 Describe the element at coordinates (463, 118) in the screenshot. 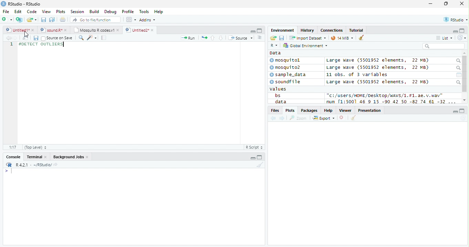

I see `Refresh` at that location.